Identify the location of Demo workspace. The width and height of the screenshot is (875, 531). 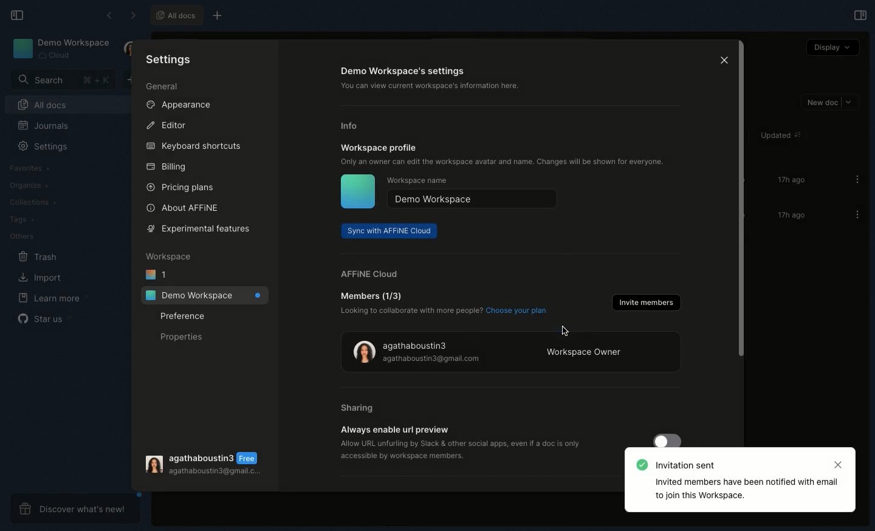
(472, 199).